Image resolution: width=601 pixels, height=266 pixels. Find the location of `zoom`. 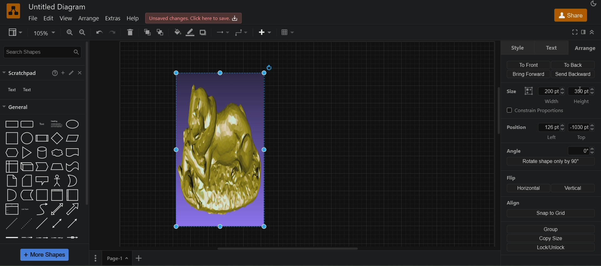

zoom is located at coordinates (43, 33).